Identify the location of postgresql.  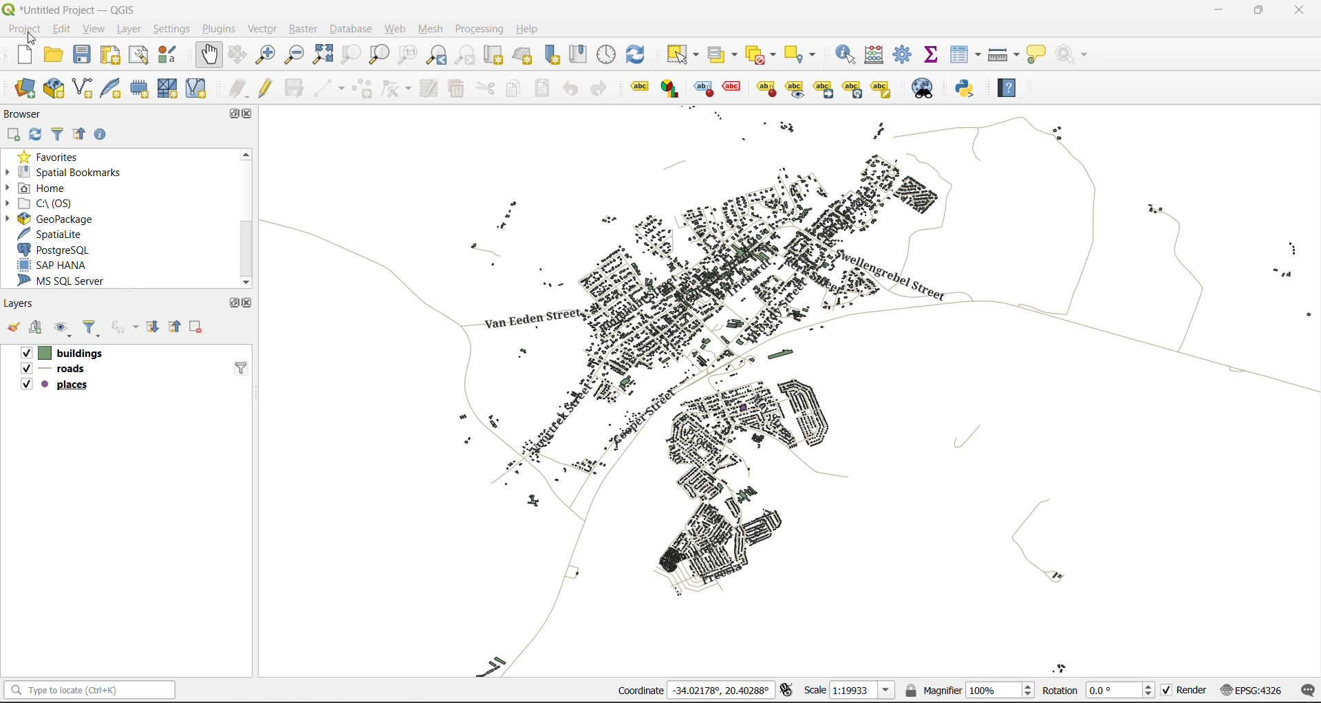
(57, 248).